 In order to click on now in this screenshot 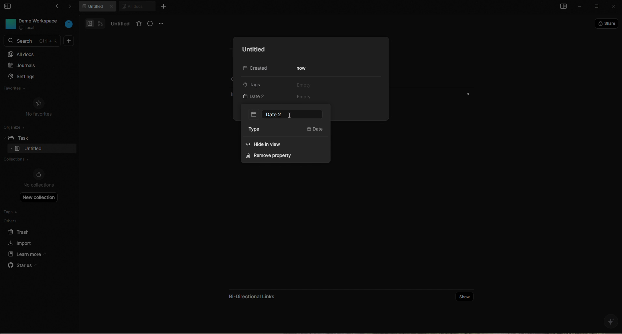, I will do `click(302, 68)`.